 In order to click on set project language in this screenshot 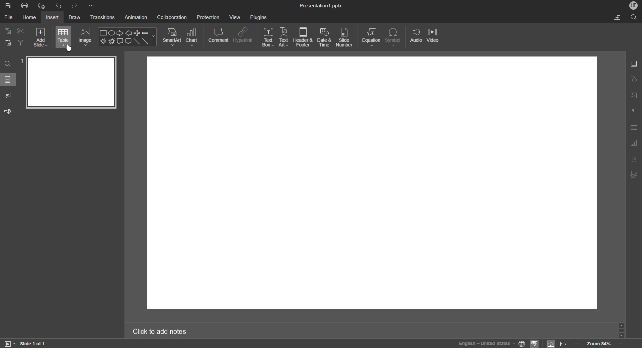, I will do `click(523, 343)`.